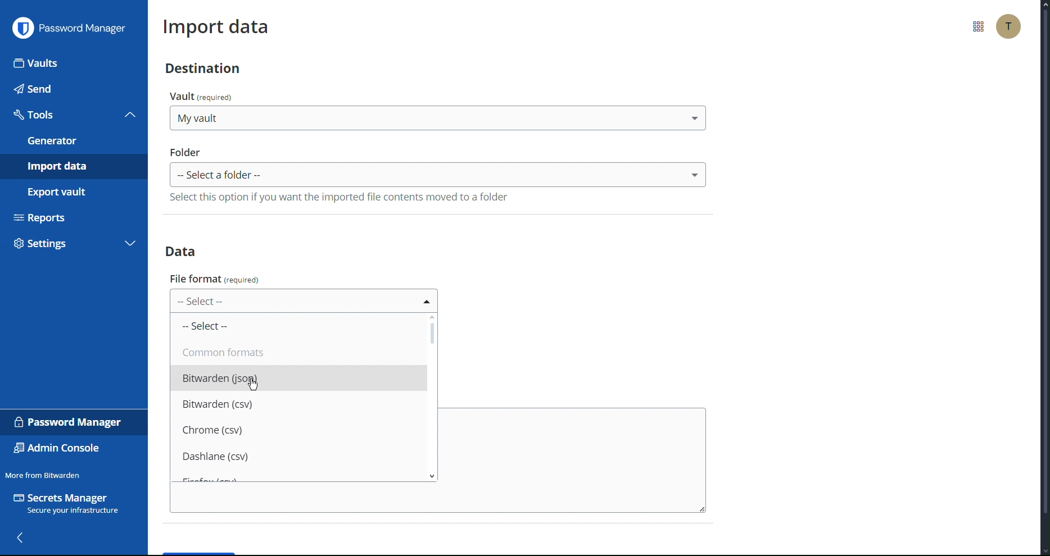 The height and width of the screenshot is (556, 1050). I want to click on Import data, so click(217, 24).